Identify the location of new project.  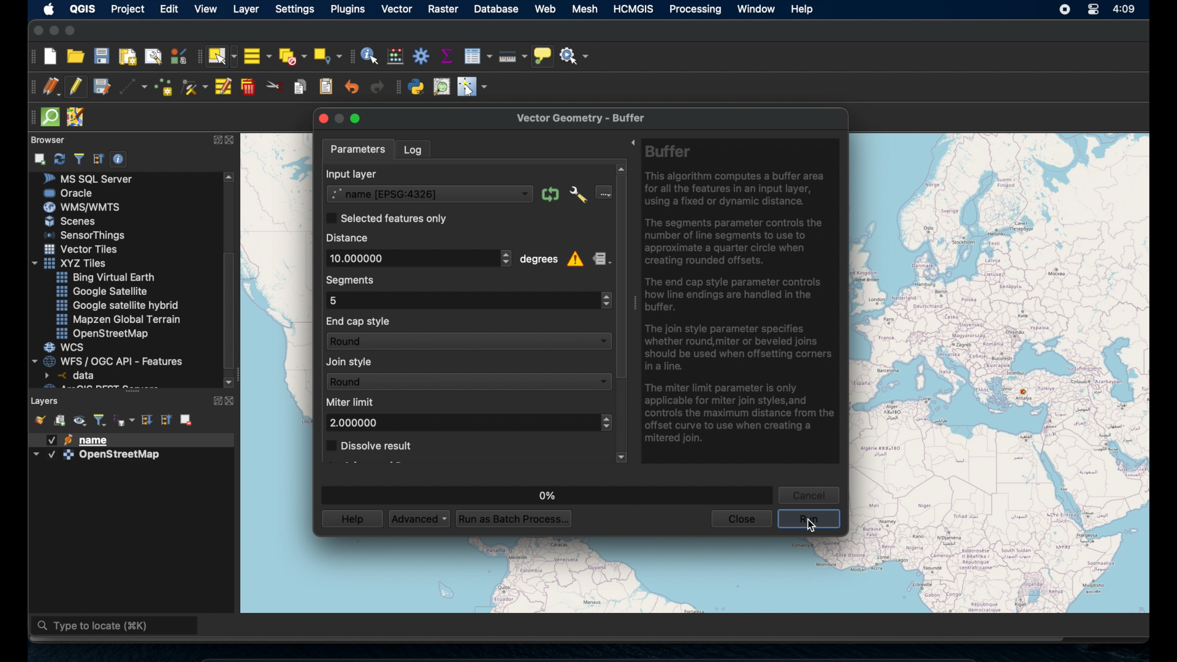
(51, 56).